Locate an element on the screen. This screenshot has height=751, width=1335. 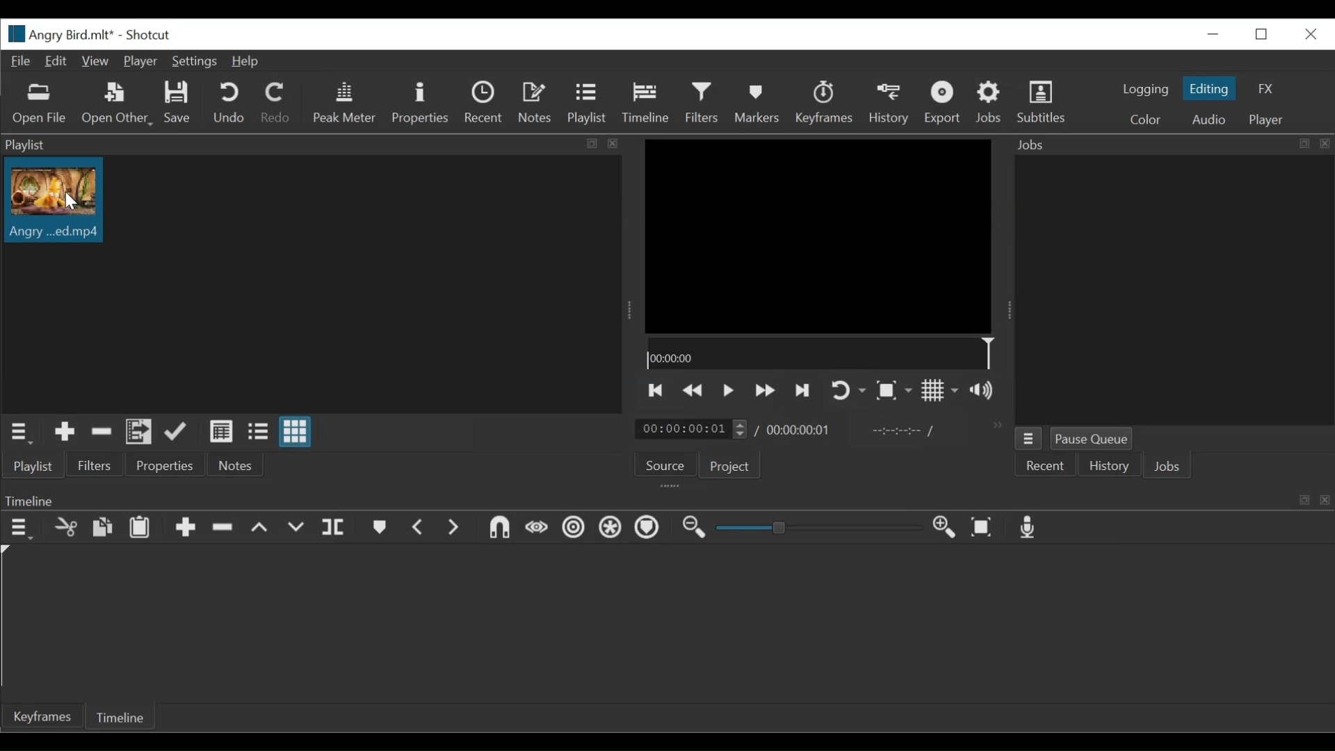
Timeline is located at coordinates (819, 353).